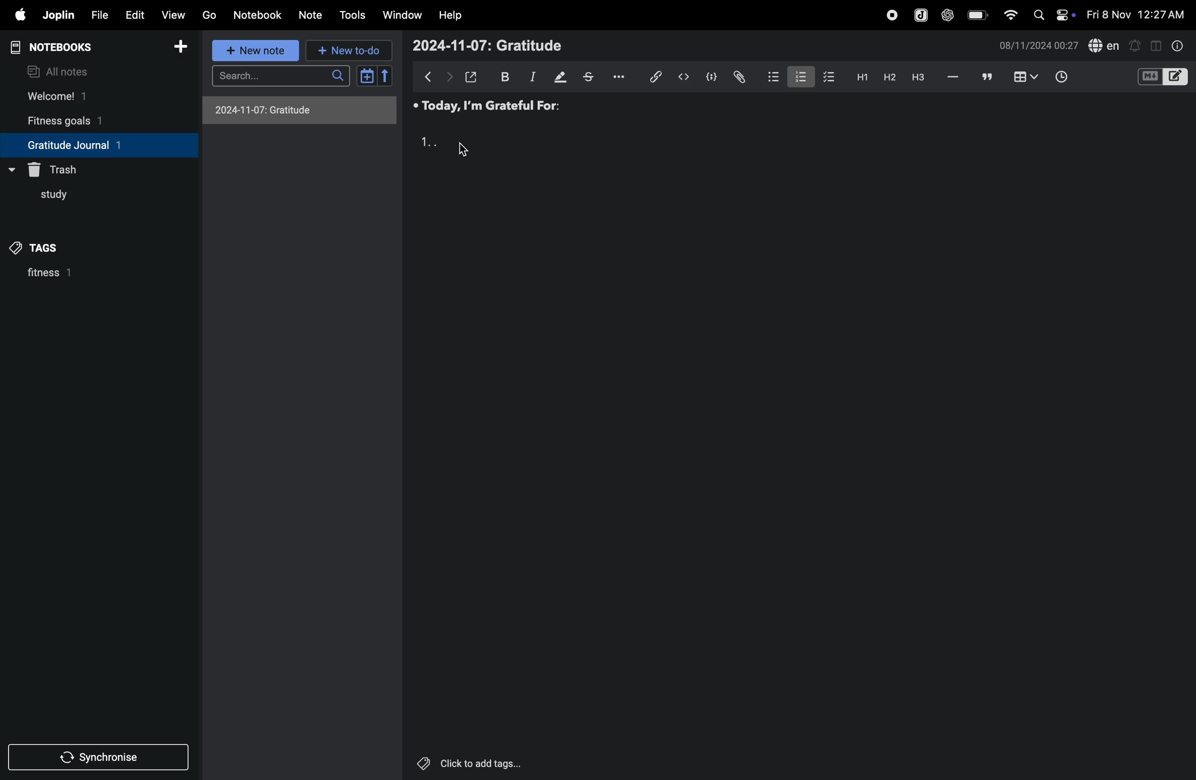  What do you see at coordinates (284, 75) in the screenshot?
I see `search bar` at bounding box center [284, 75].